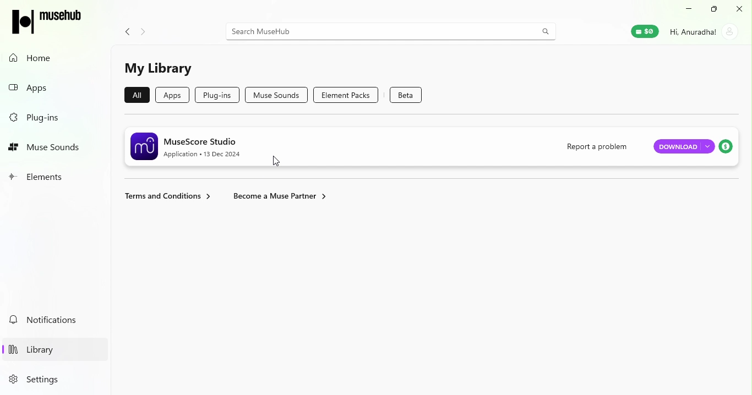 Image resolution: width=752 pixels, height=395 pixels. Describe the element at coordinates (216, 94) in the screenshot. I see `Plug-ins` at that location.